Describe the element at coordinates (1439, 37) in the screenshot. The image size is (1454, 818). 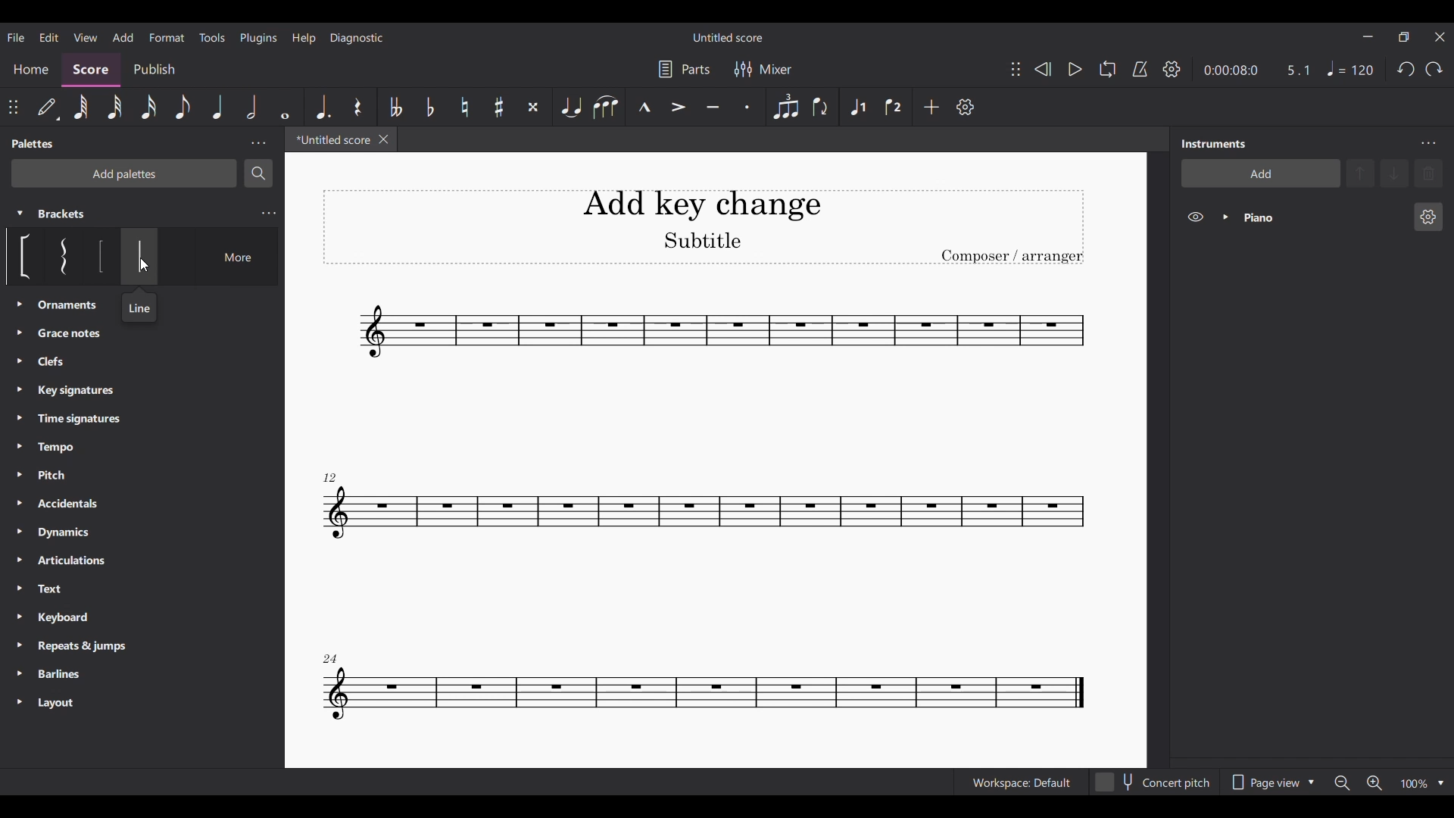
I see `Close interface` at that location.